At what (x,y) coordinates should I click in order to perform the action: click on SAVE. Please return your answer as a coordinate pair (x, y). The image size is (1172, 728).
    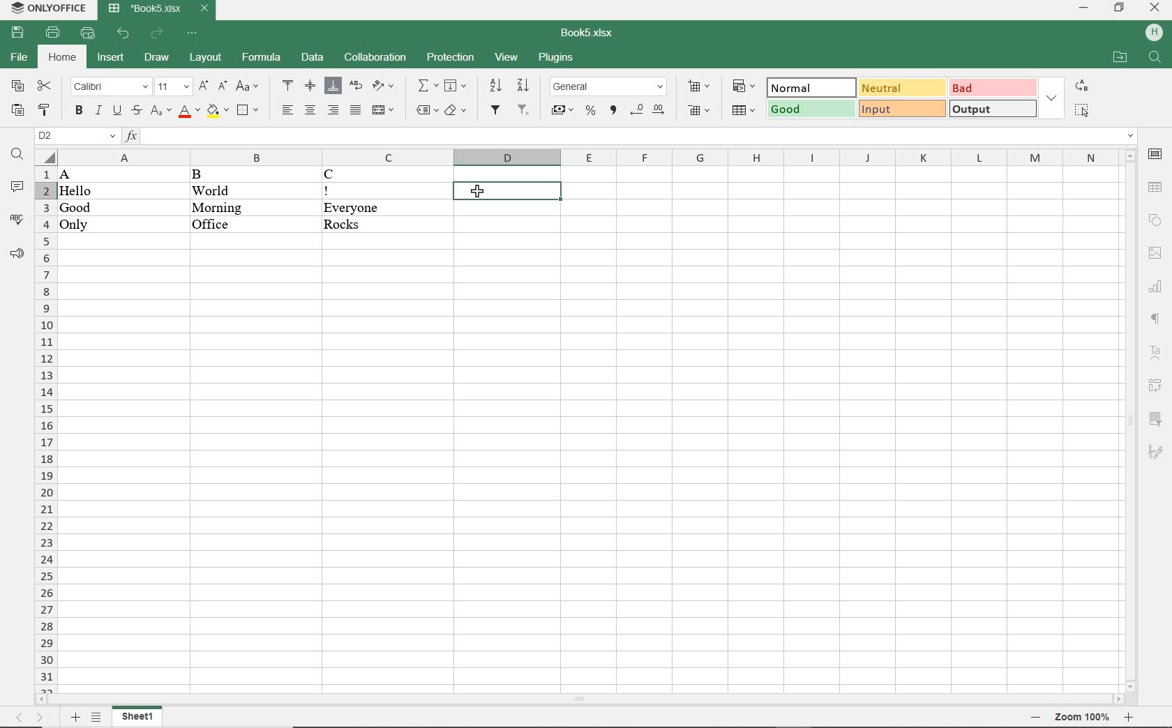
    Looking at the image, I should click on (20, 33).